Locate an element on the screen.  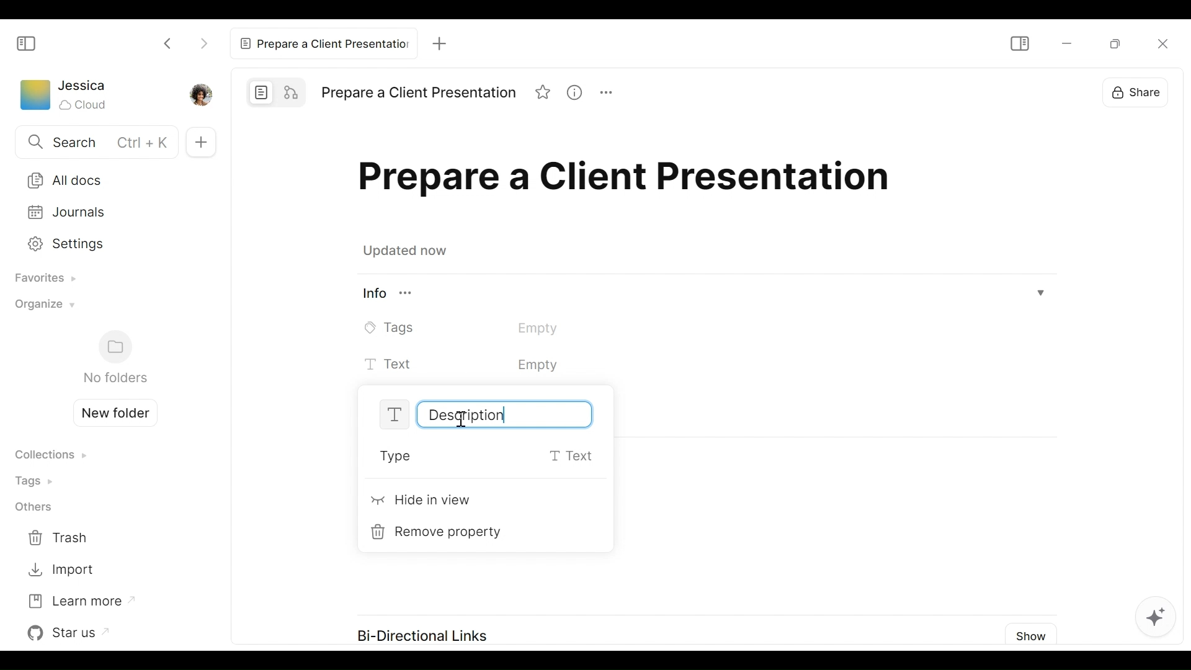
Share is located at coordinates (1145, 92).